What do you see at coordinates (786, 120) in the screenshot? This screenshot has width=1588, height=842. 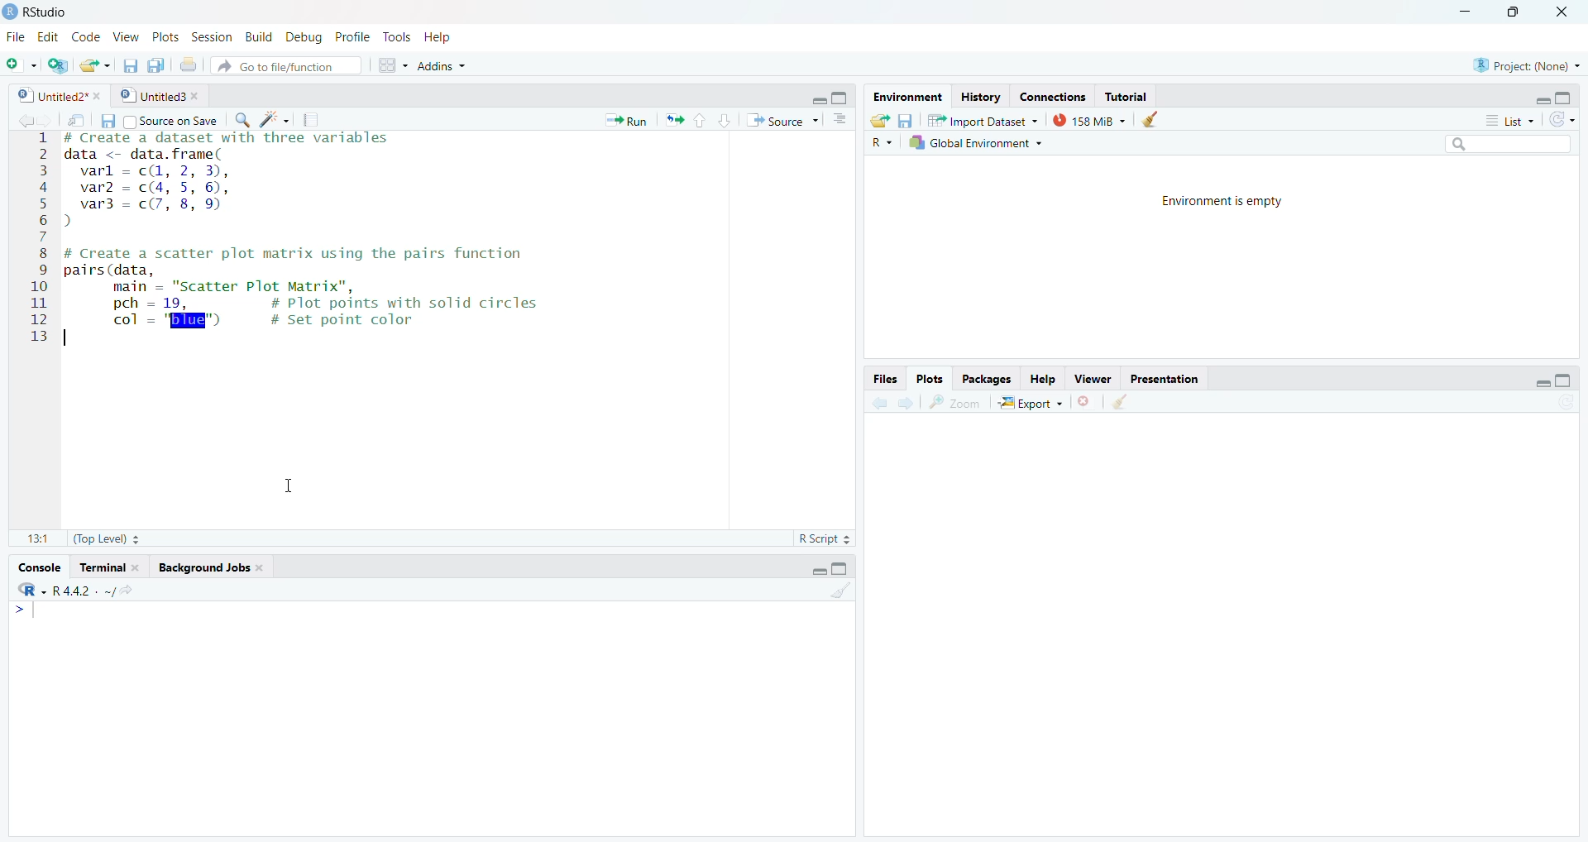 I see `+ Source` at bounding box center [786, 120].